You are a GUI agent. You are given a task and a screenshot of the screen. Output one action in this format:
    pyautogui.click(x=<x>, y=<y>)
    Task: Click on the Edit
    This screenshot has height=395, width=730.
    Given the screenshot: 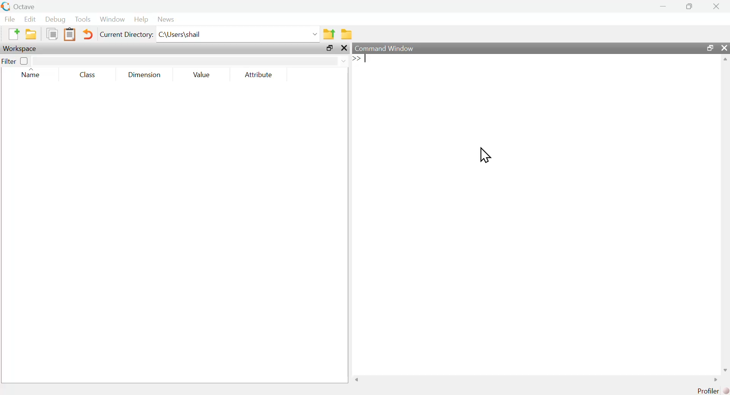 What is the action you would take?
    pyautogui.click(x=30, y=19)
    